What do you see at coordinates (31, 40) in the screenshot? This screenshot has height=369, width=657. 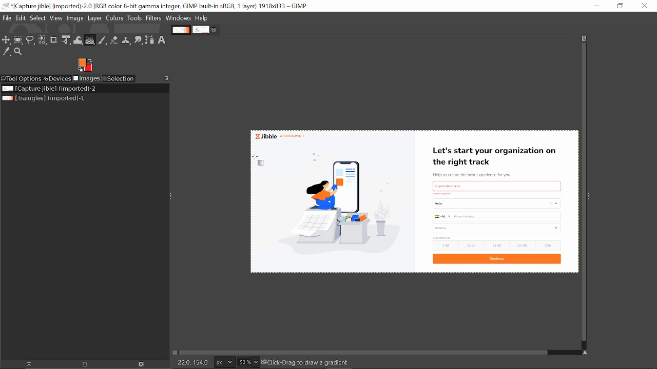 I see `Free select tool` at bounding box center [31, 40].